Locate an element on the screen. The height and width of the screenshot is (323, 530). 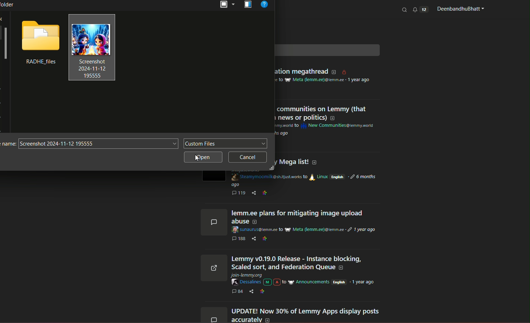
Cursor is located at coordinates (199, 158).